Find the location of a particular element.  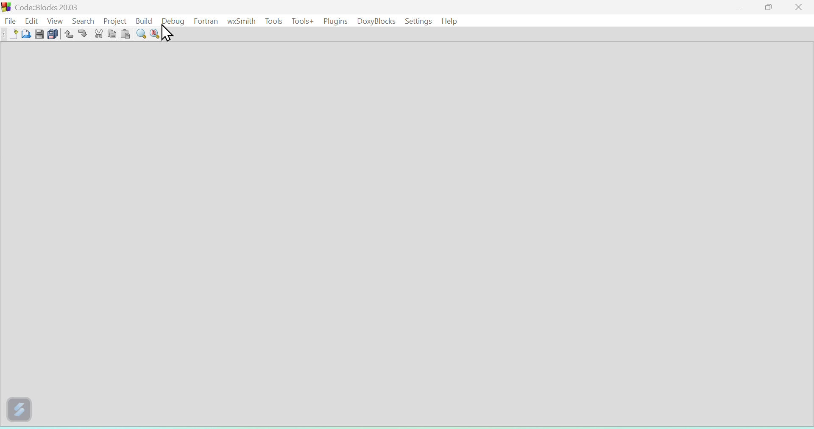

View is located at coordinates (55, 20).